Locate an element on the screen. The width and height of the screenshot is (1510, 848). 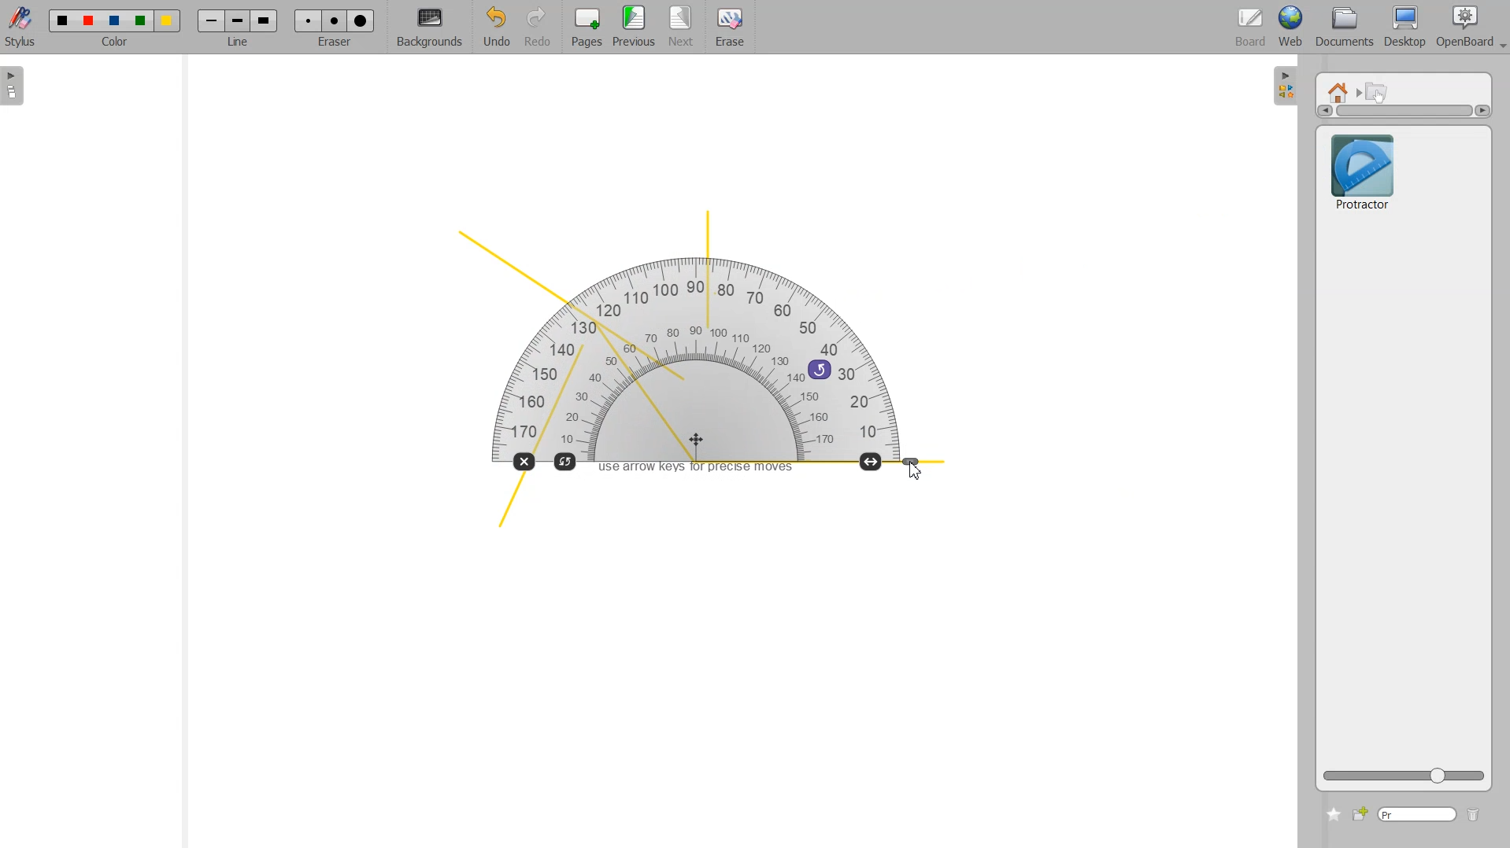
Erase is located at coordinates (334, 20).